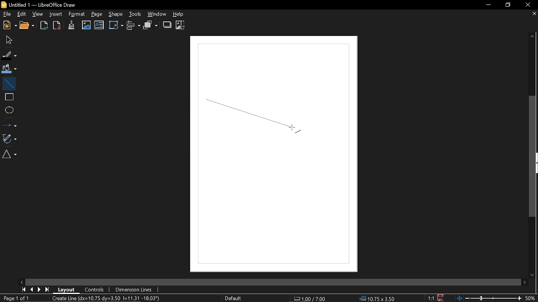 The image size is (538, 302). Describe the element at coordinates (32, 289) in the screenshot. I see `Previous page` at that location.